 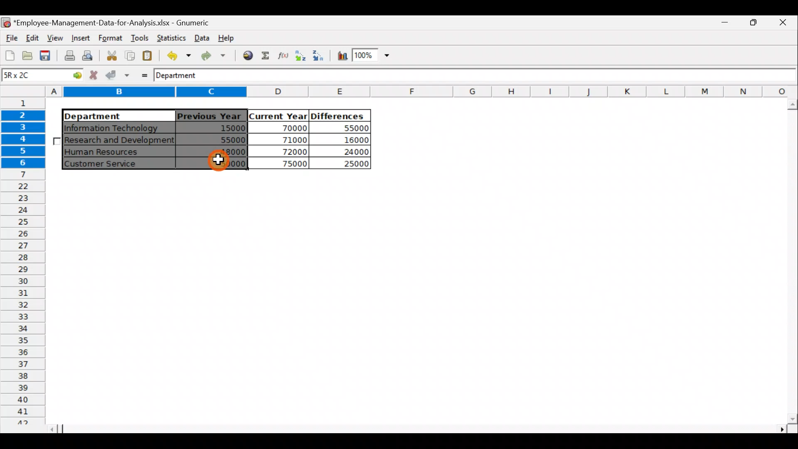 What do you see at coordinates (288, 151) in the screenshot?
I see `72000` at bounding box center [288, 151].